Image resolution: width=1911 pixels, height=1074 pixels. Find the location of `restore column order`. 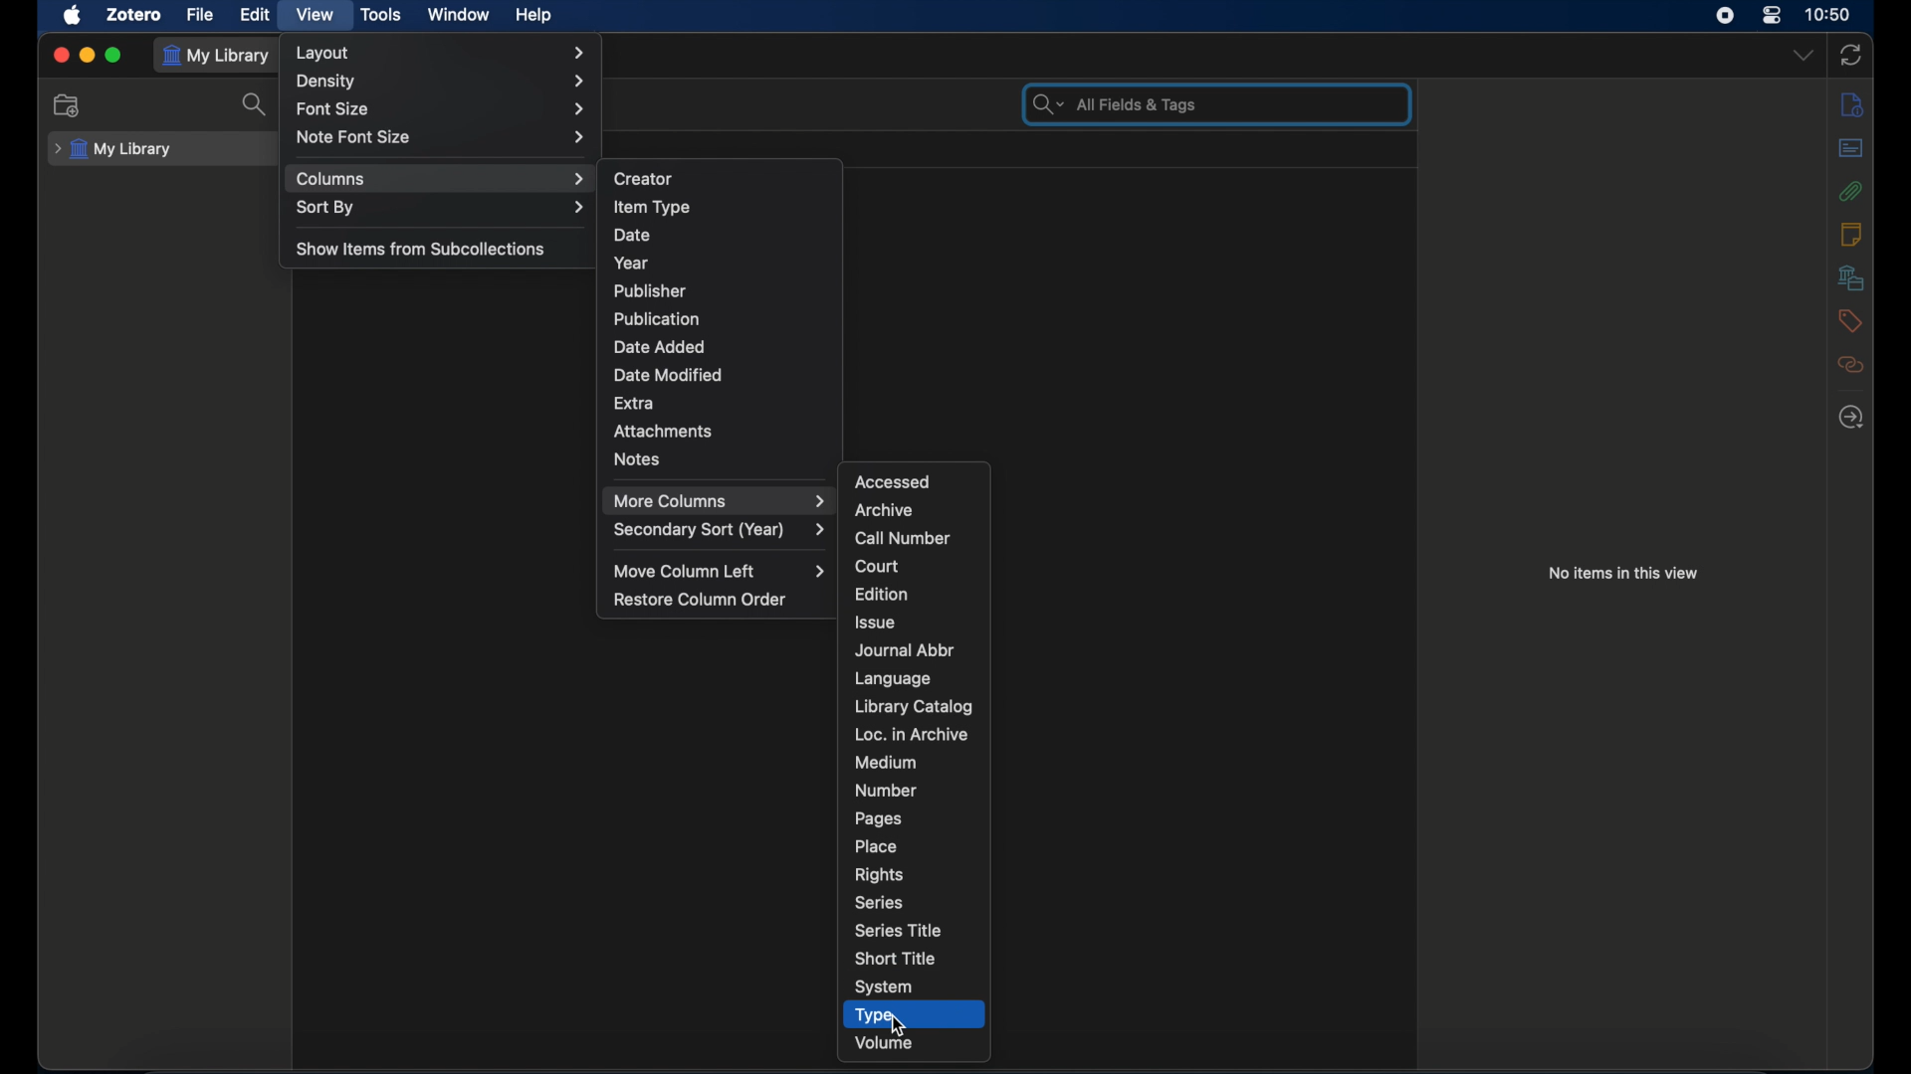

restore column order is located at coordinates (701, 600).